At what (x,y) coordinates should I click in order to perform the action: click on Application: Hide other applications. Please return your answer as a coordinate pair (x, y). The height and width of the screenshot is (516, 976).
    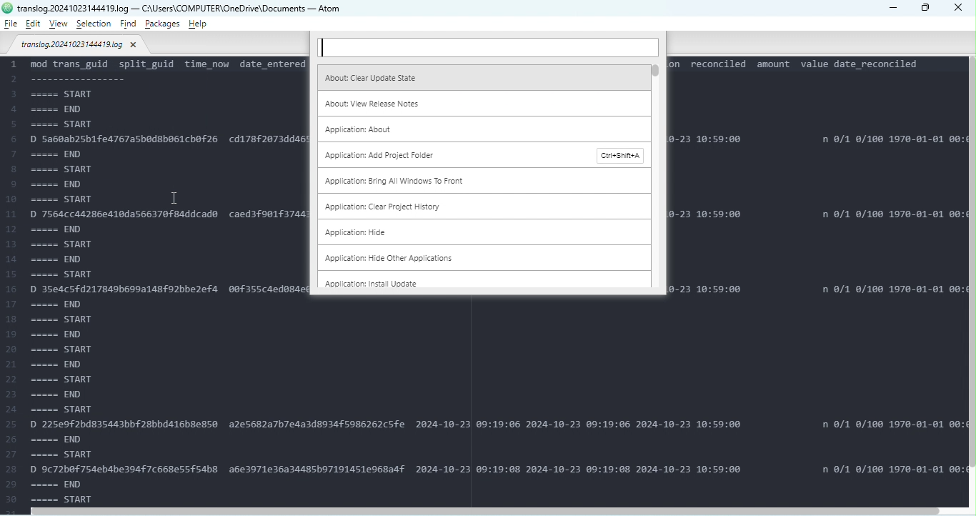
    Looking at the image, I should click on (464, 258).